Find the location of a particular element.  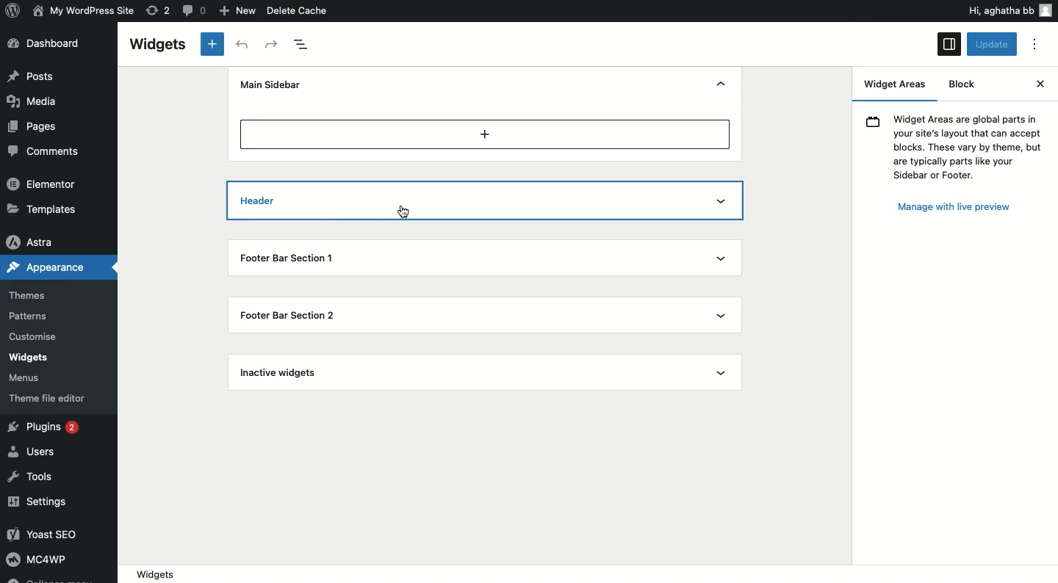

Collapse menu is located at coordinates (48, 579).